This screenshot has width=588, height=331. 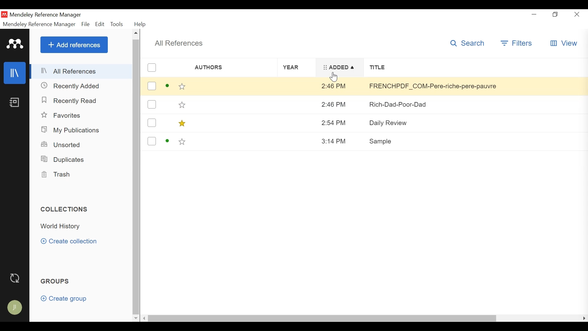 What do you see at coordinates (339, 104) in the screenshot?
I see `2:46 PM` at bounding box center [339, 104].